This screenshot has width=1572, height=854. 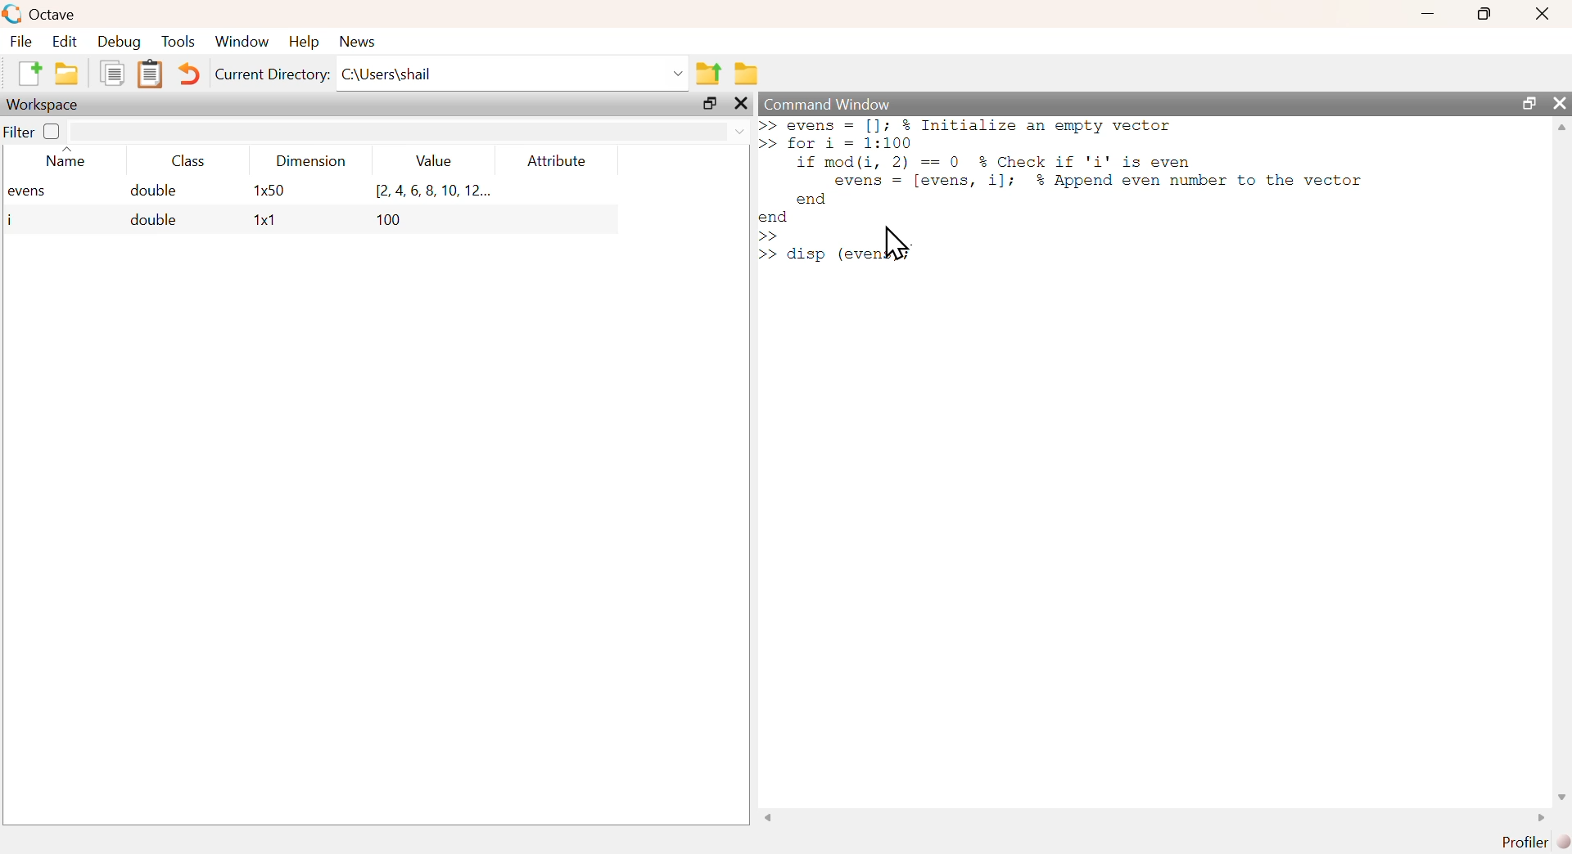 I want to click on scrollbar, so click(x=1155, y=817).